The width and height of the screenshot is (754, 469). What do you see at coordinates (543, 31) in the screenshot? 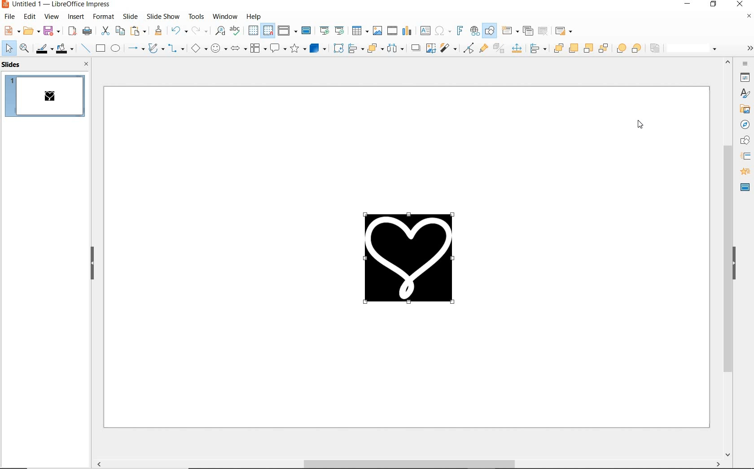
I see `delete slide` at bounding box center [543, 31].